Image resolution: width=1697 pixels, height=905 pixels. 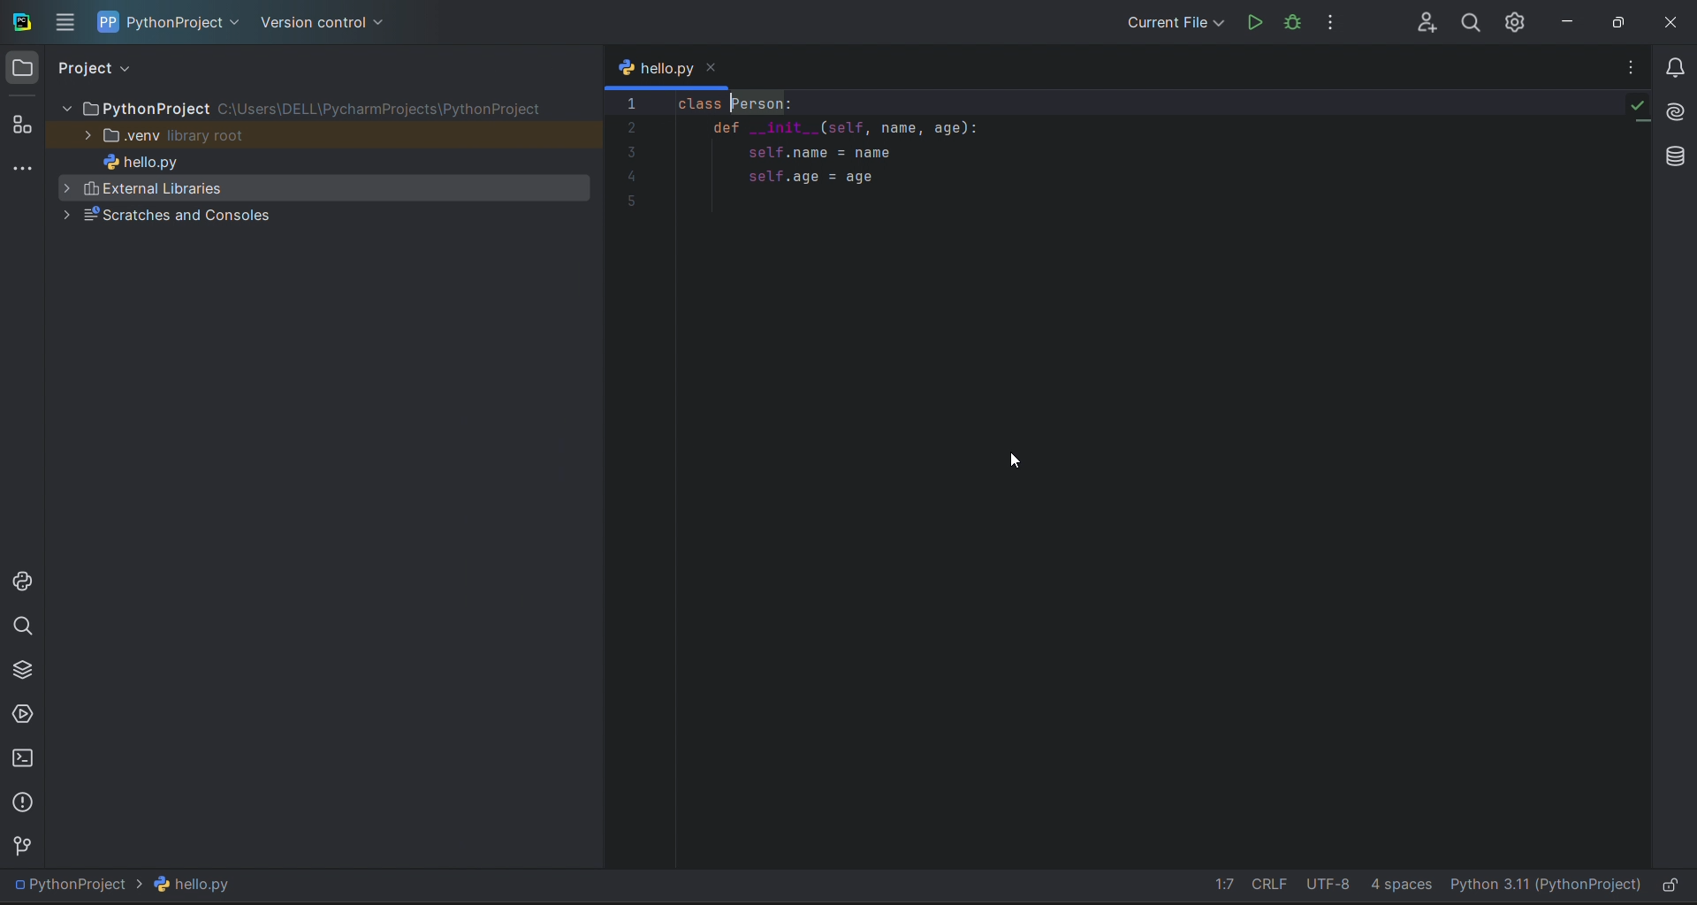 What do you see at coordinates (1631, 68) in the screenshot?
I see `More` at bounding box center [1631, 68].